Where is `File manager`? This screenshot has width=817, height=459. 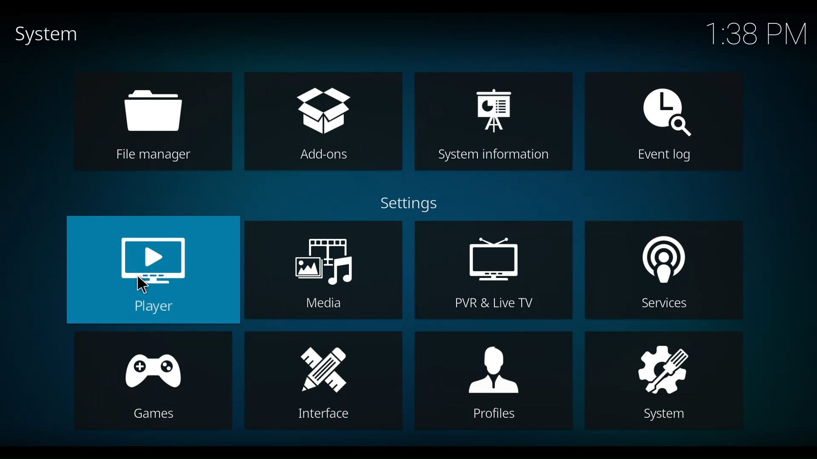 File manager is located at coordinates (153, 119).